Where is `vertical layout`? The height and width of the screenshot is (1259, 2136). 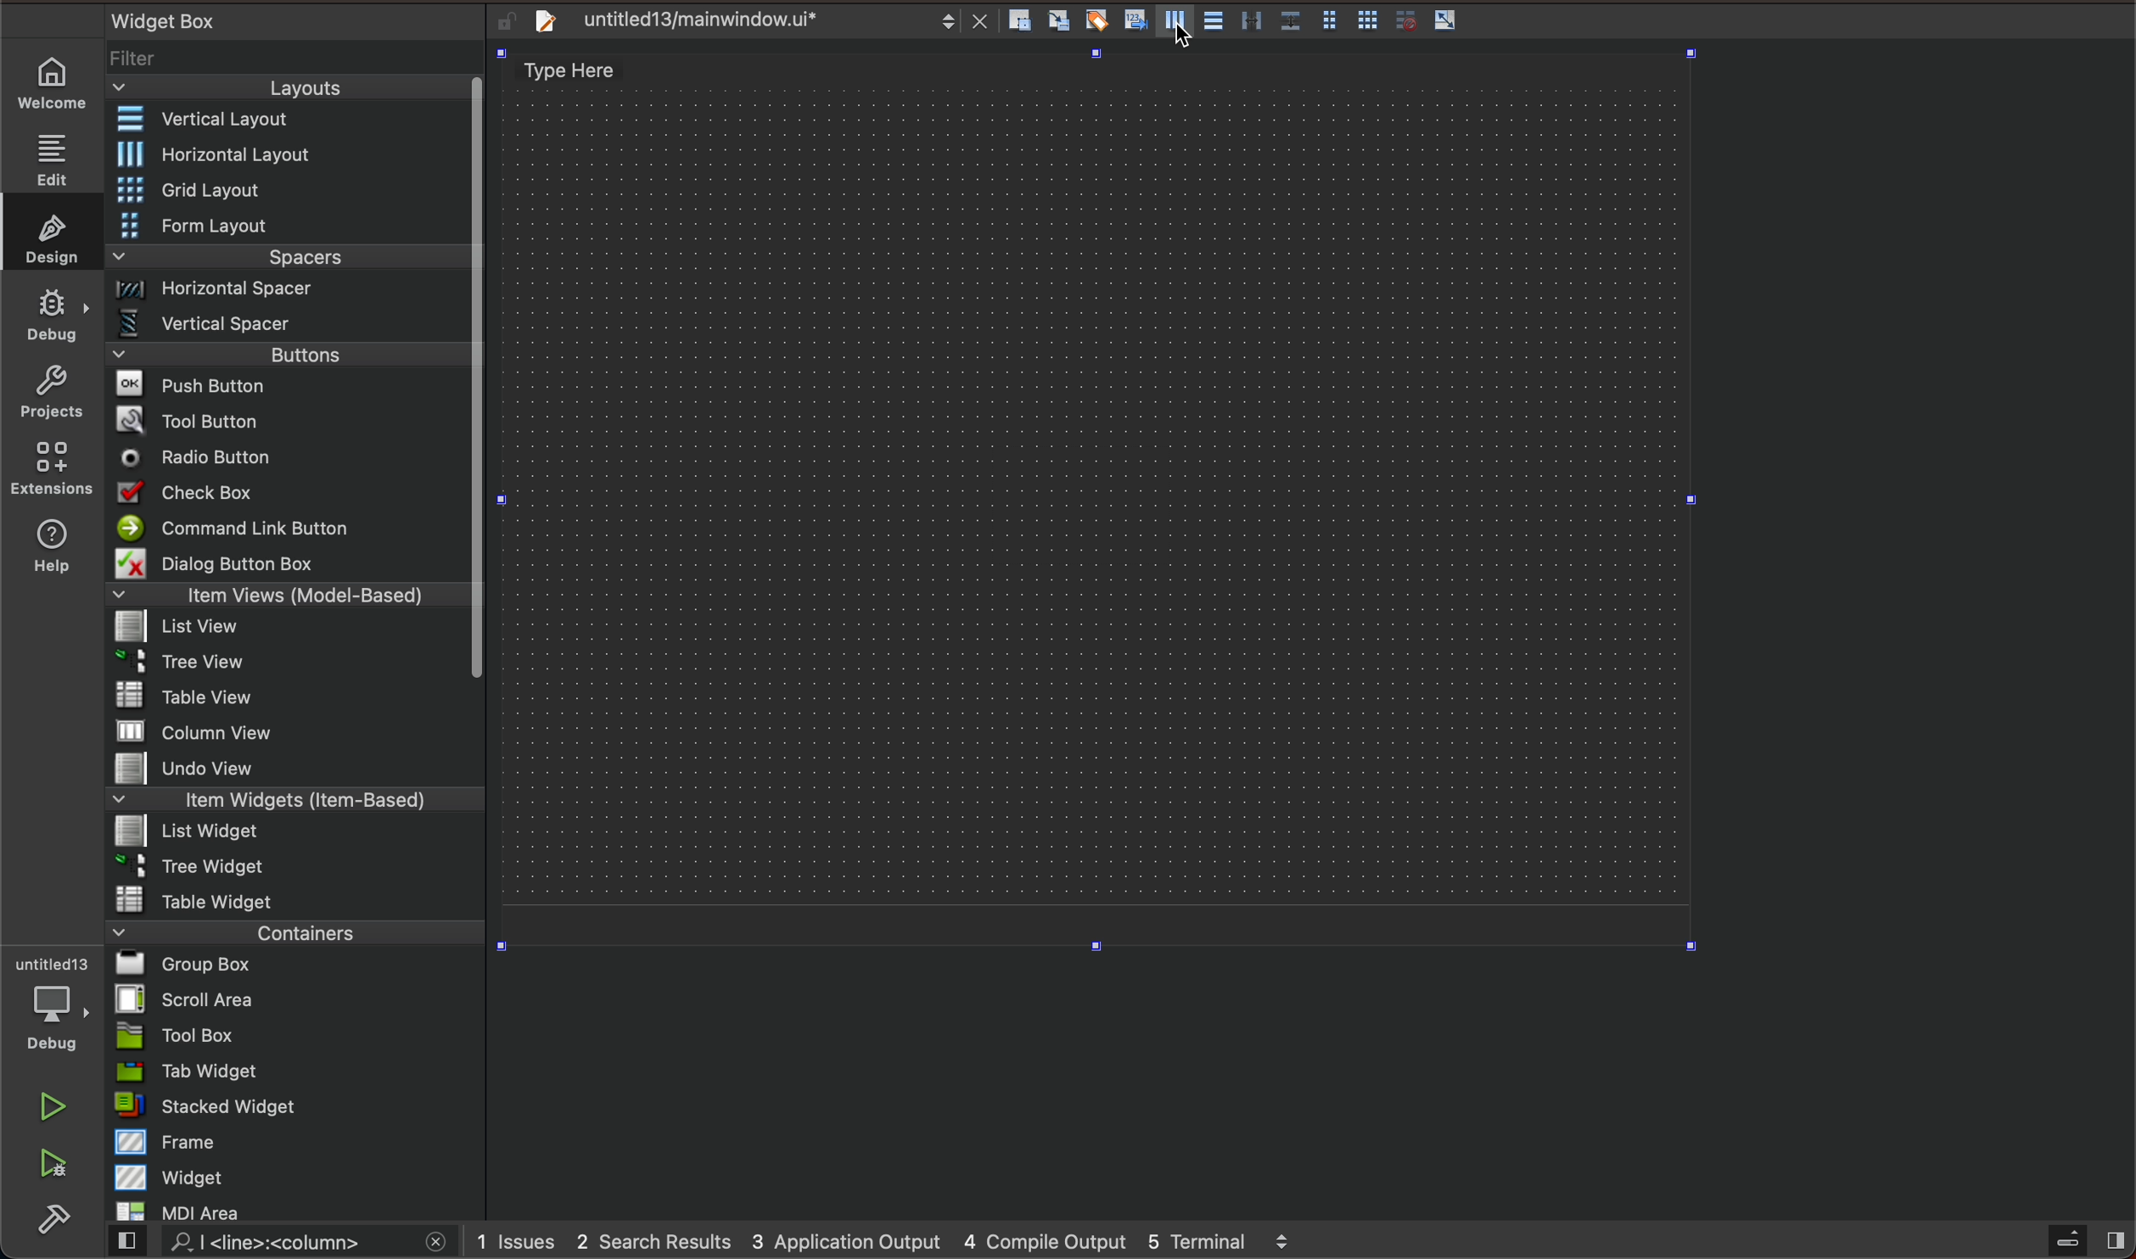 vertical layout is located at coordinates (288, 119).